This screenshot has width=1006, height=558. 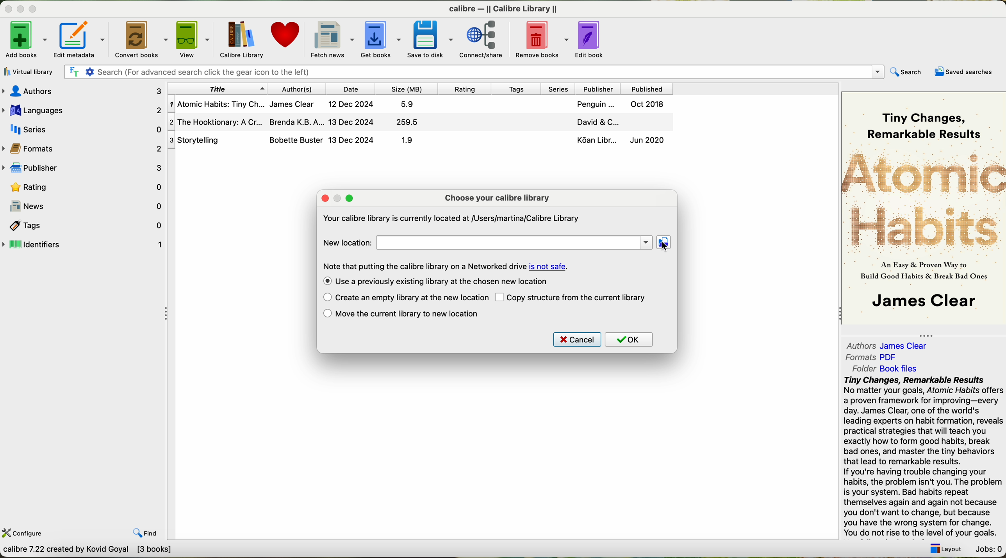 What do you see at coordinates (579, 298) in the screenshot?
I see `copy structure from the current library` at bounding box center [579, 298].